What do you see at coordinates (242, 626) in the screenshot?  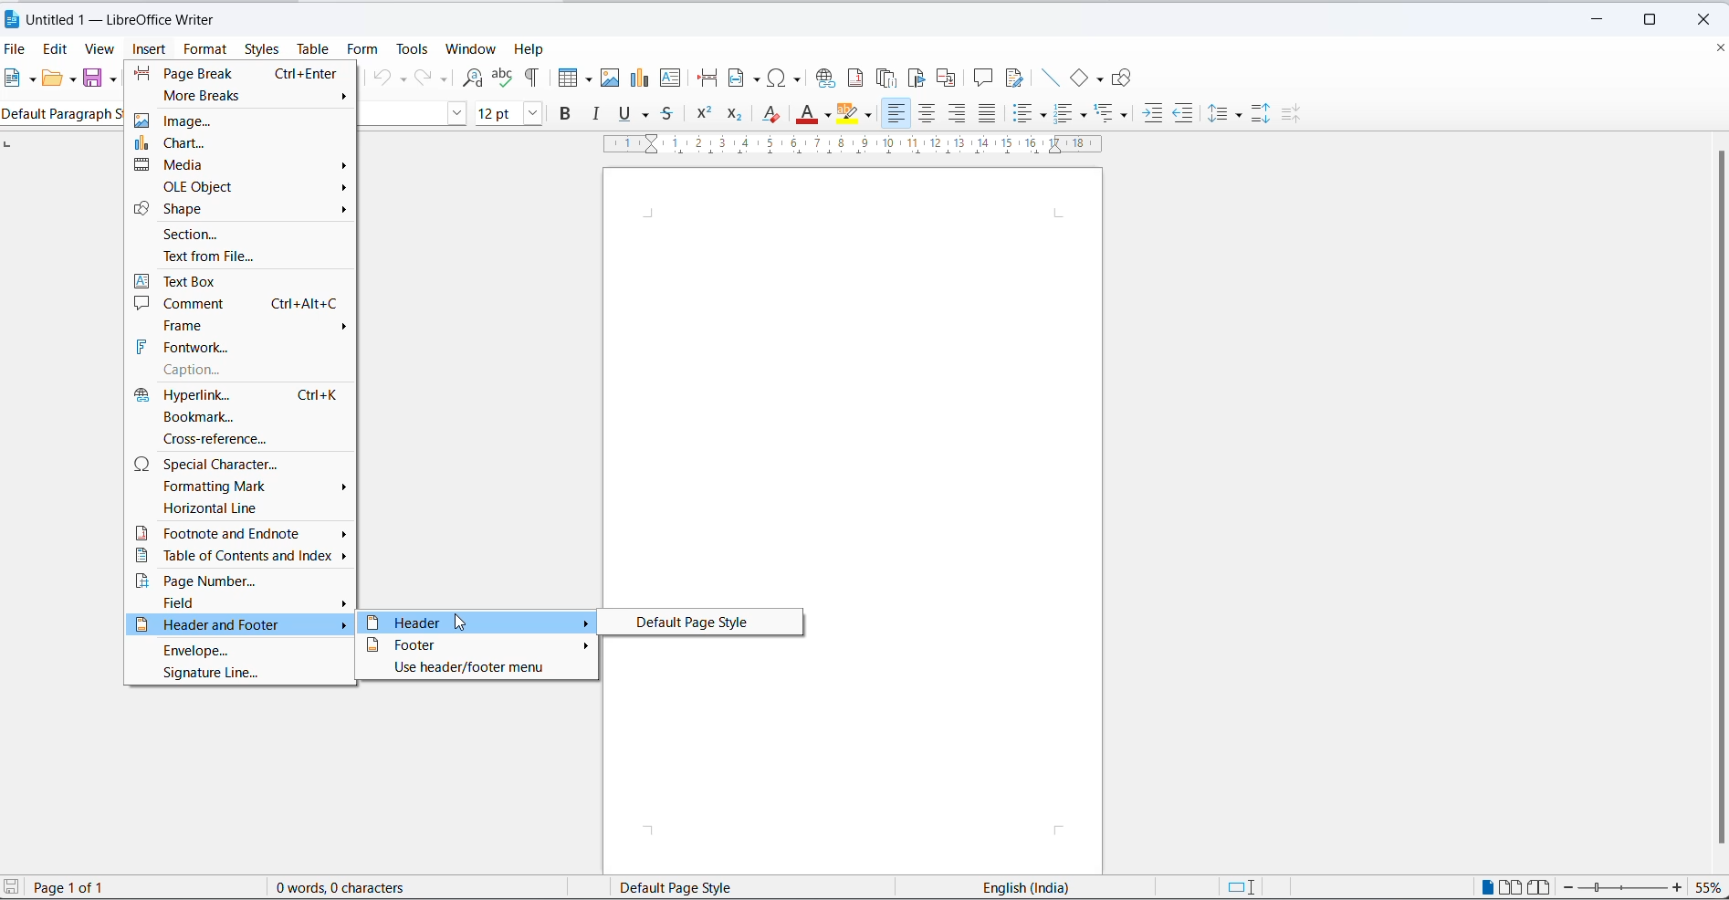 I see `header and footer` at bounding box center [242, 626].